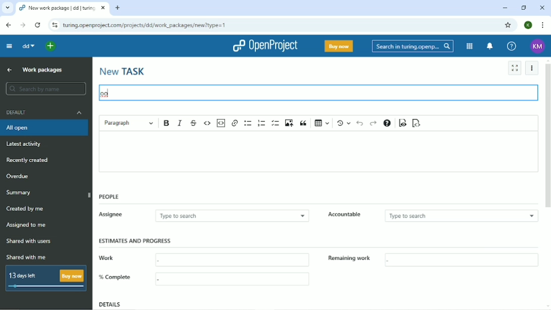 Image resolution: width=551 pixels, height=310 pixels. Describe the element at coordinates (469, 46) in the screenshot. I see `Modules` at that location.